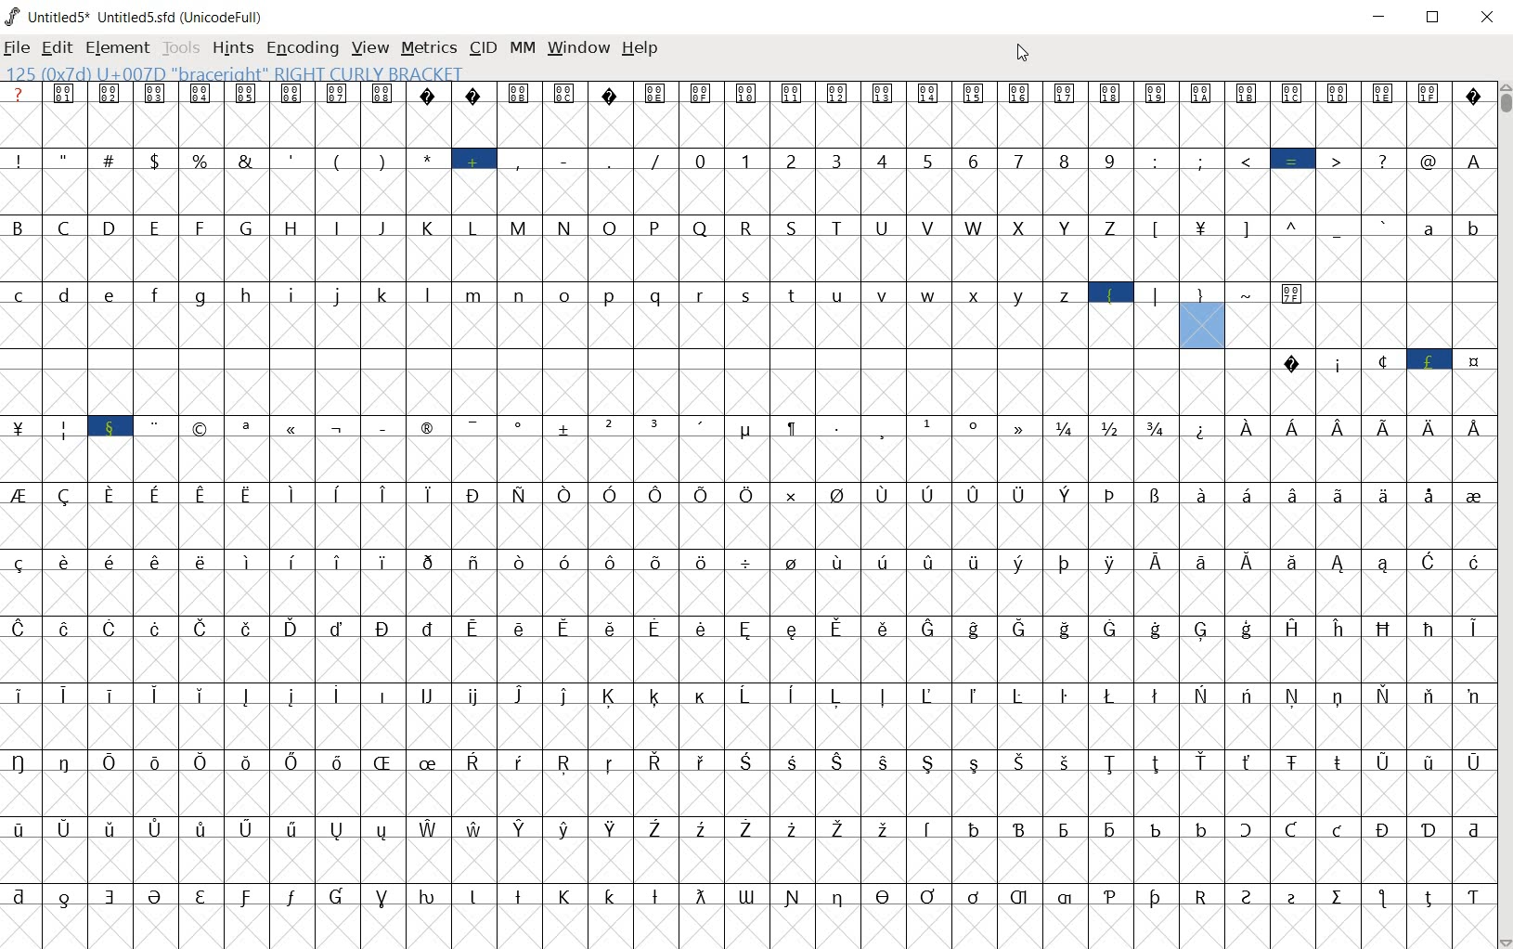  What do you see at coordinates (368, 46) in the screenshot?
I see `VIEW` at bounding box center [368, 46].